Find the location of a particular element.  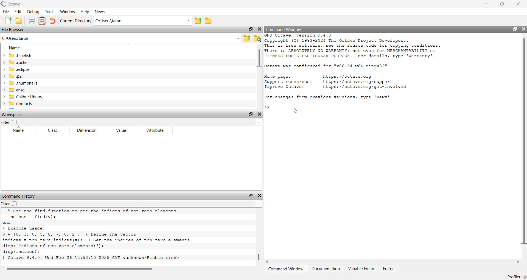

create new is located at coordinates (7, 21).